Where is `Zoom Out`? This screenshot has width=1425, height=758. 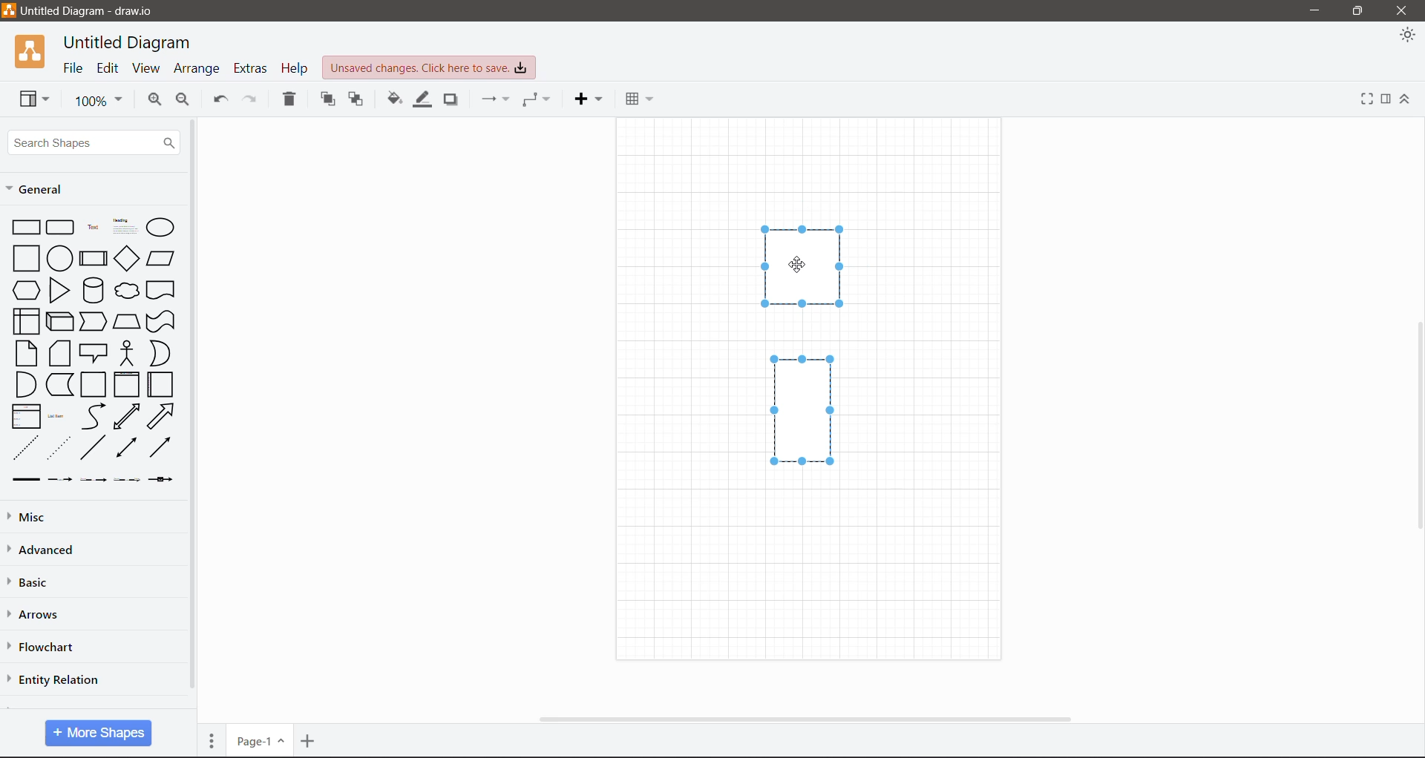 Zoom Out is located at coordinates (185, 101).